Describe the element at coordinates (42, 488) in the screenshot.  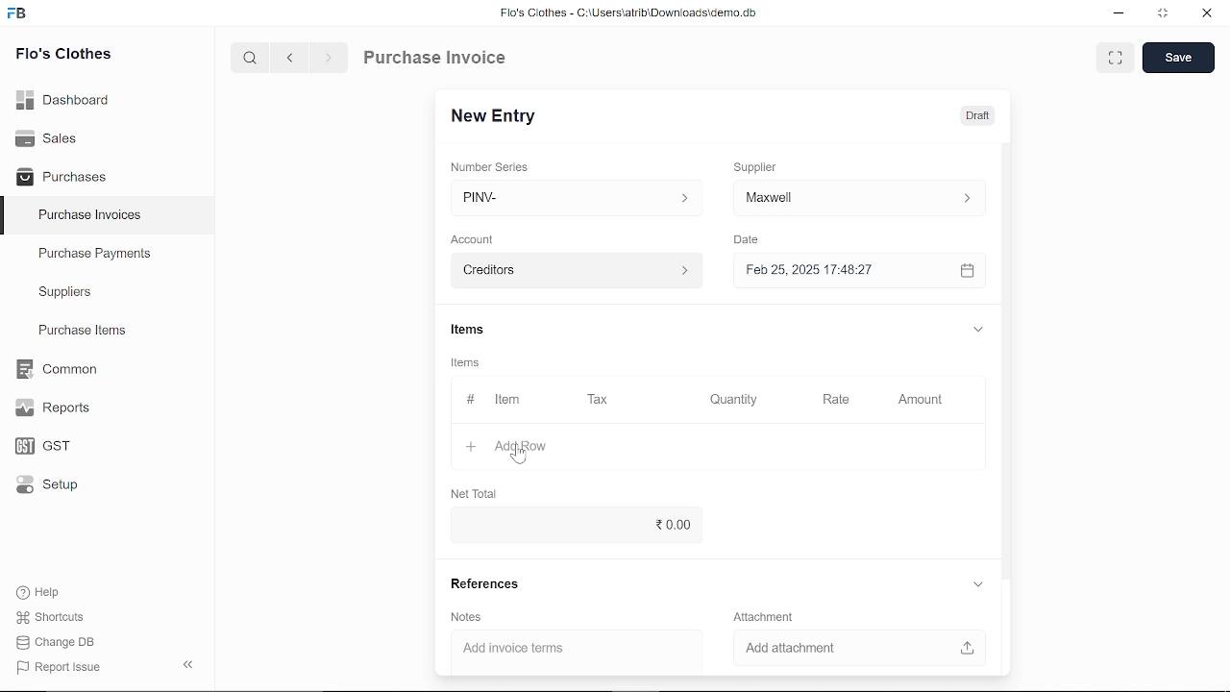
I see `Setup` at that location.